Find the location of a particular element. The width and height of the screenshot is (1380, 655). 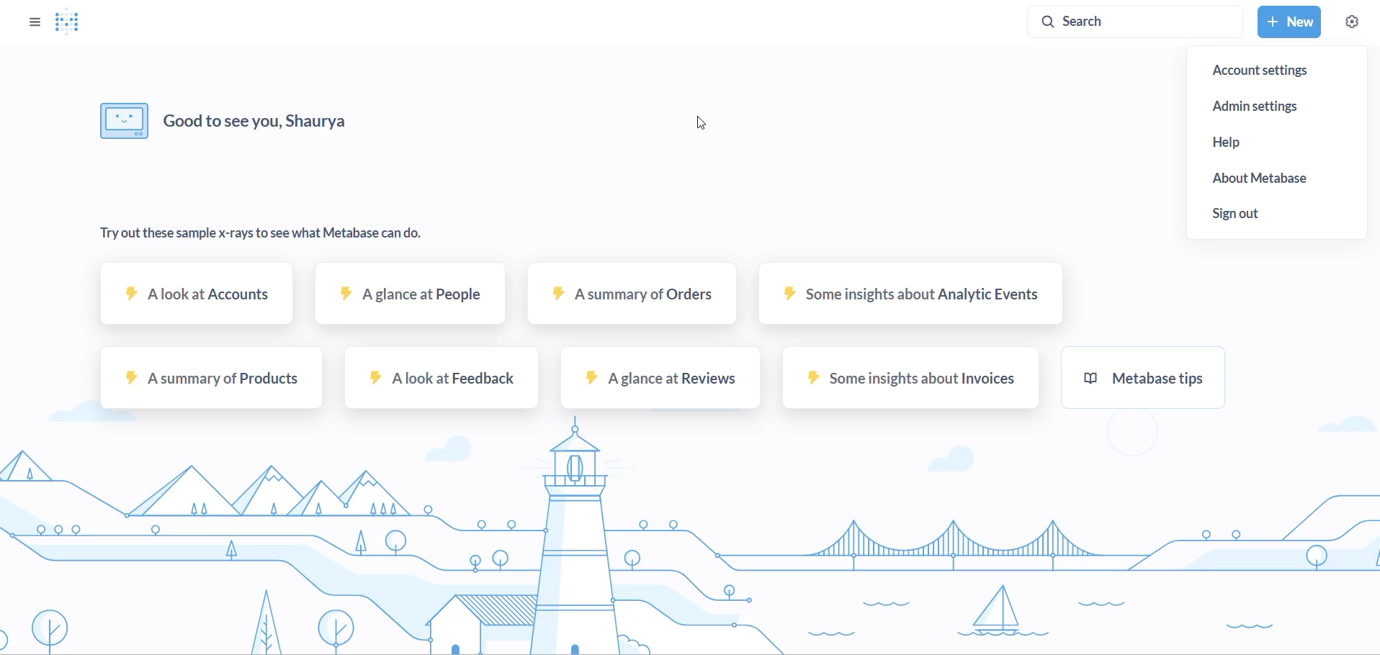

A summary of products is located at coordinates (208, 382).